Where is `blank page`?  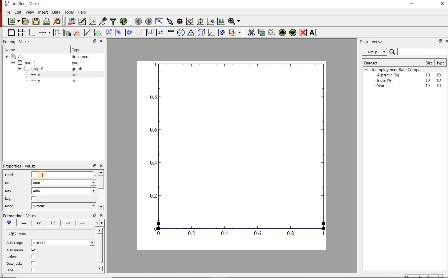 blank page is located at coordinates (11, 32).